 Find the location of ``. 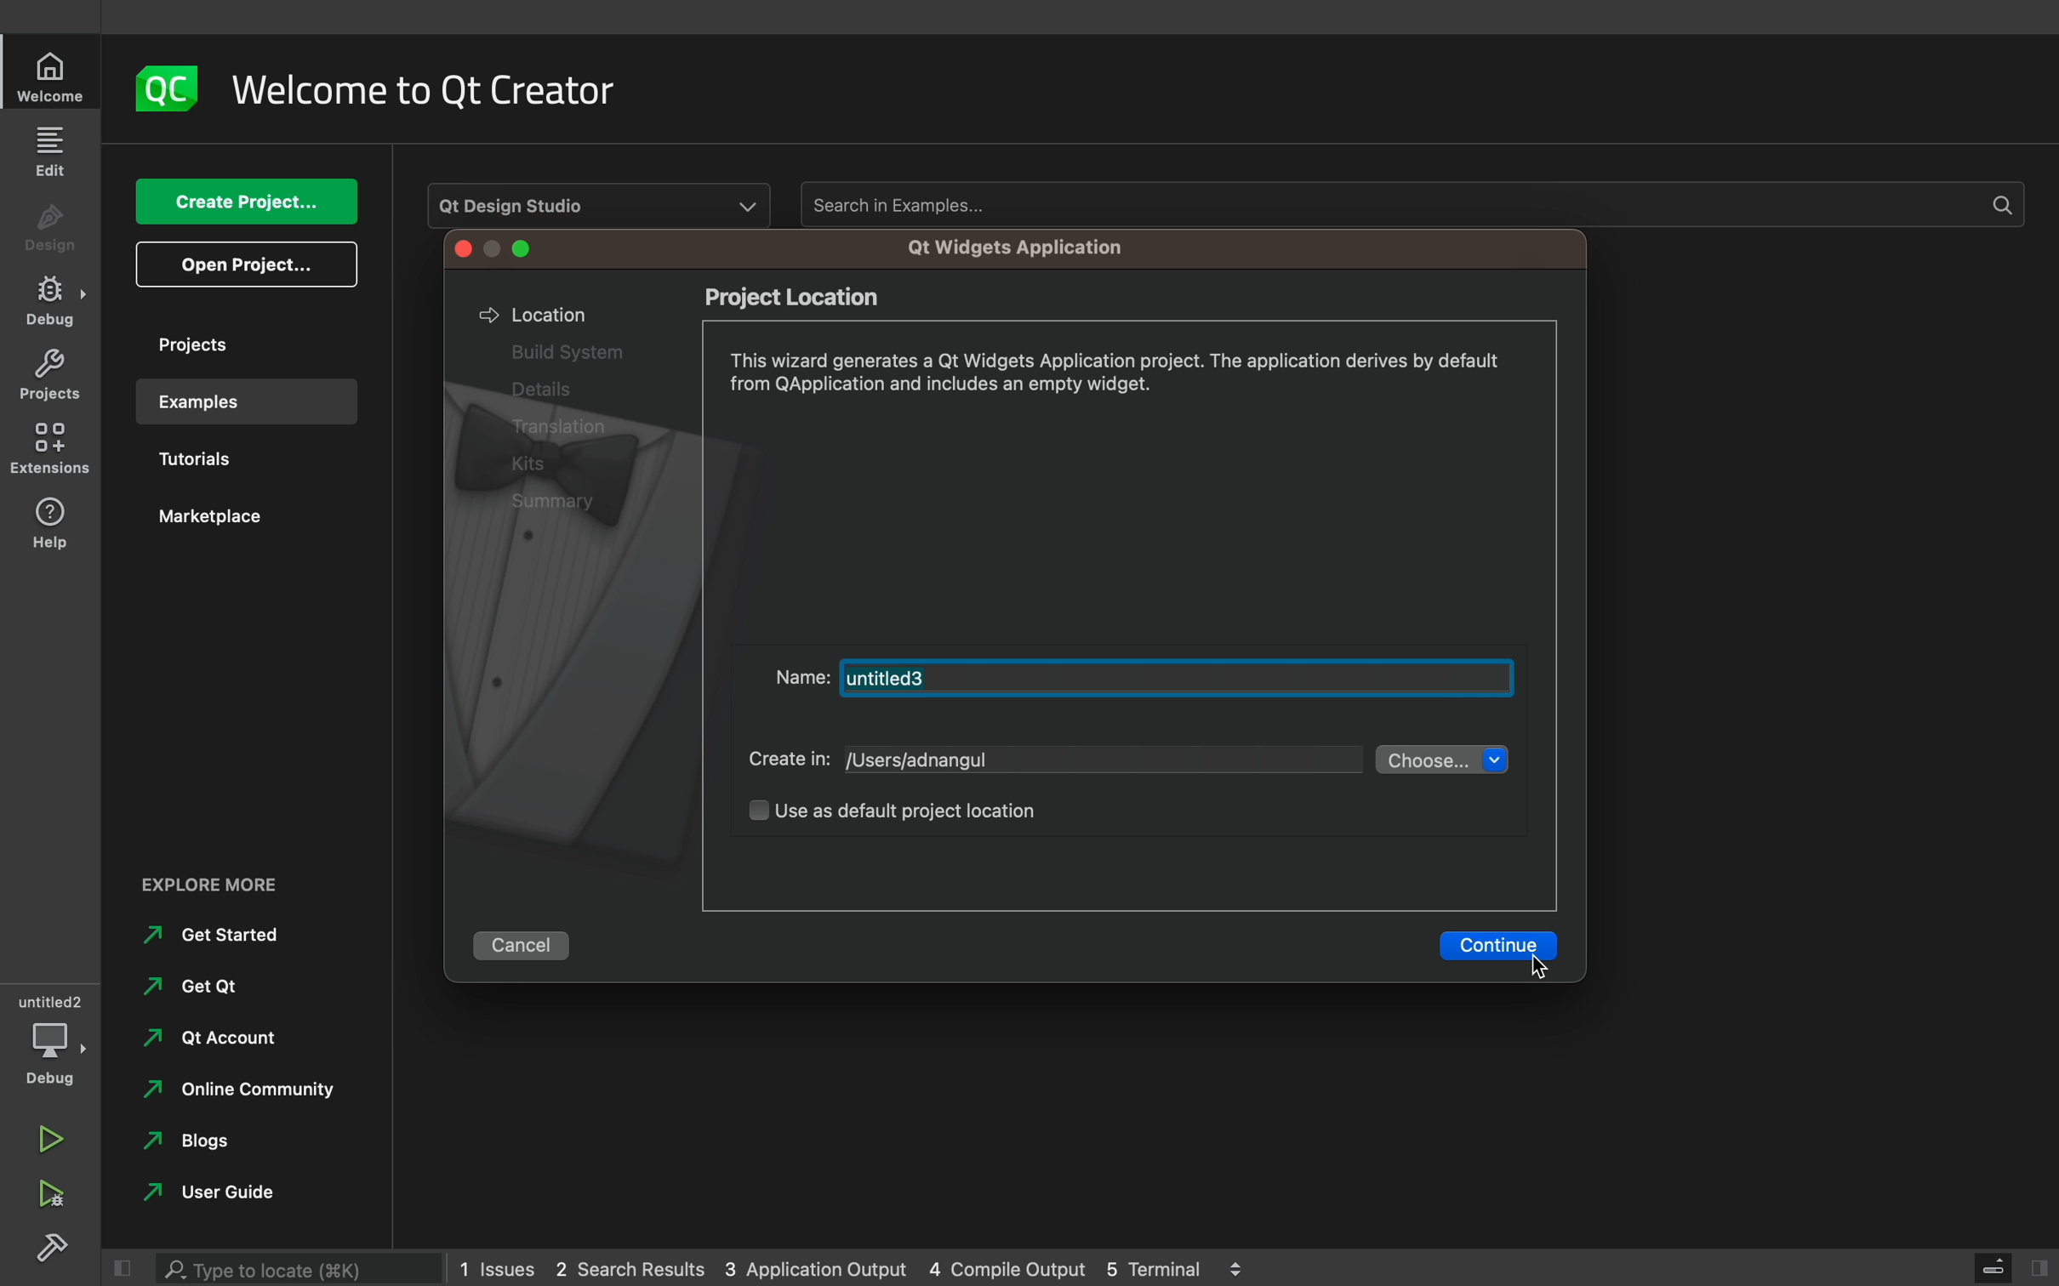

 is located at coordinates (192, 1147).